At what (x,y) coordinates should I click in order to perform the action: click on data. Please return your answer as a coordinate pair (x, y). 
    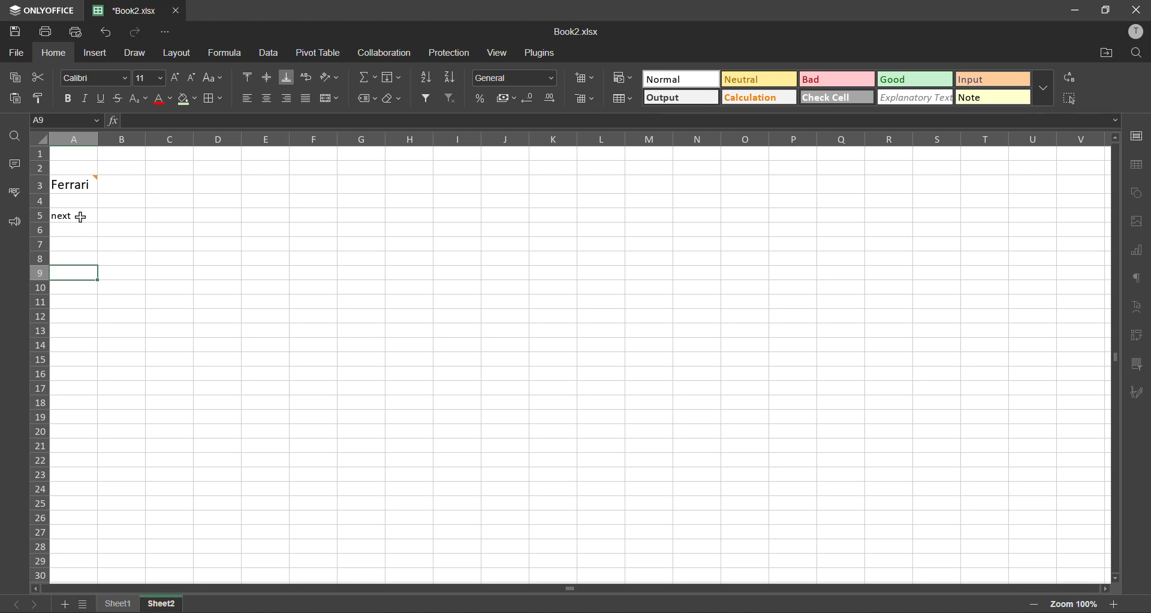
    Looking at the image, I should click on (273, 54).